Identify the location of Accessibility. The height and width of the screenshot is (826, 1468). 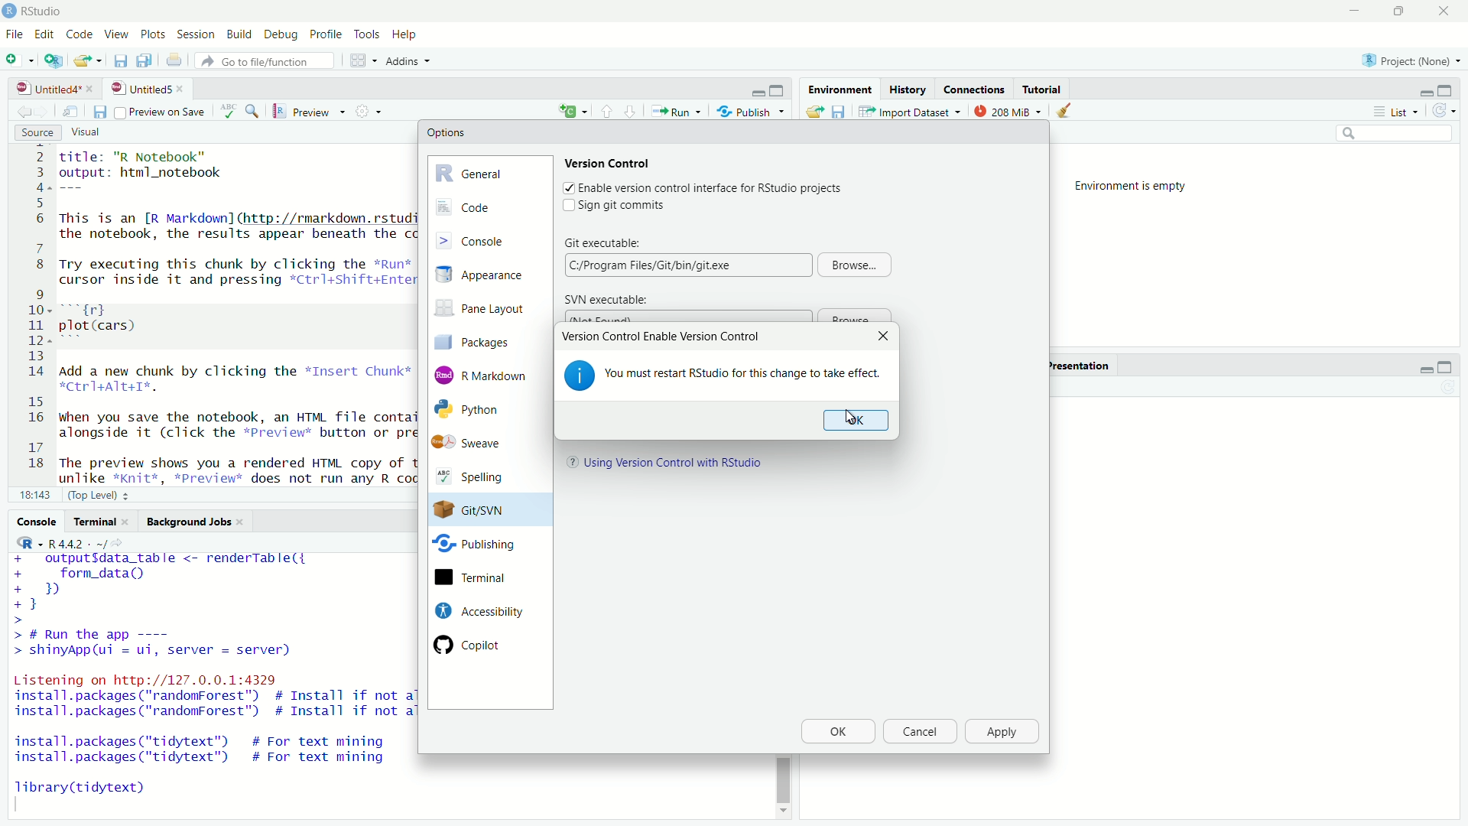
(477, 610).